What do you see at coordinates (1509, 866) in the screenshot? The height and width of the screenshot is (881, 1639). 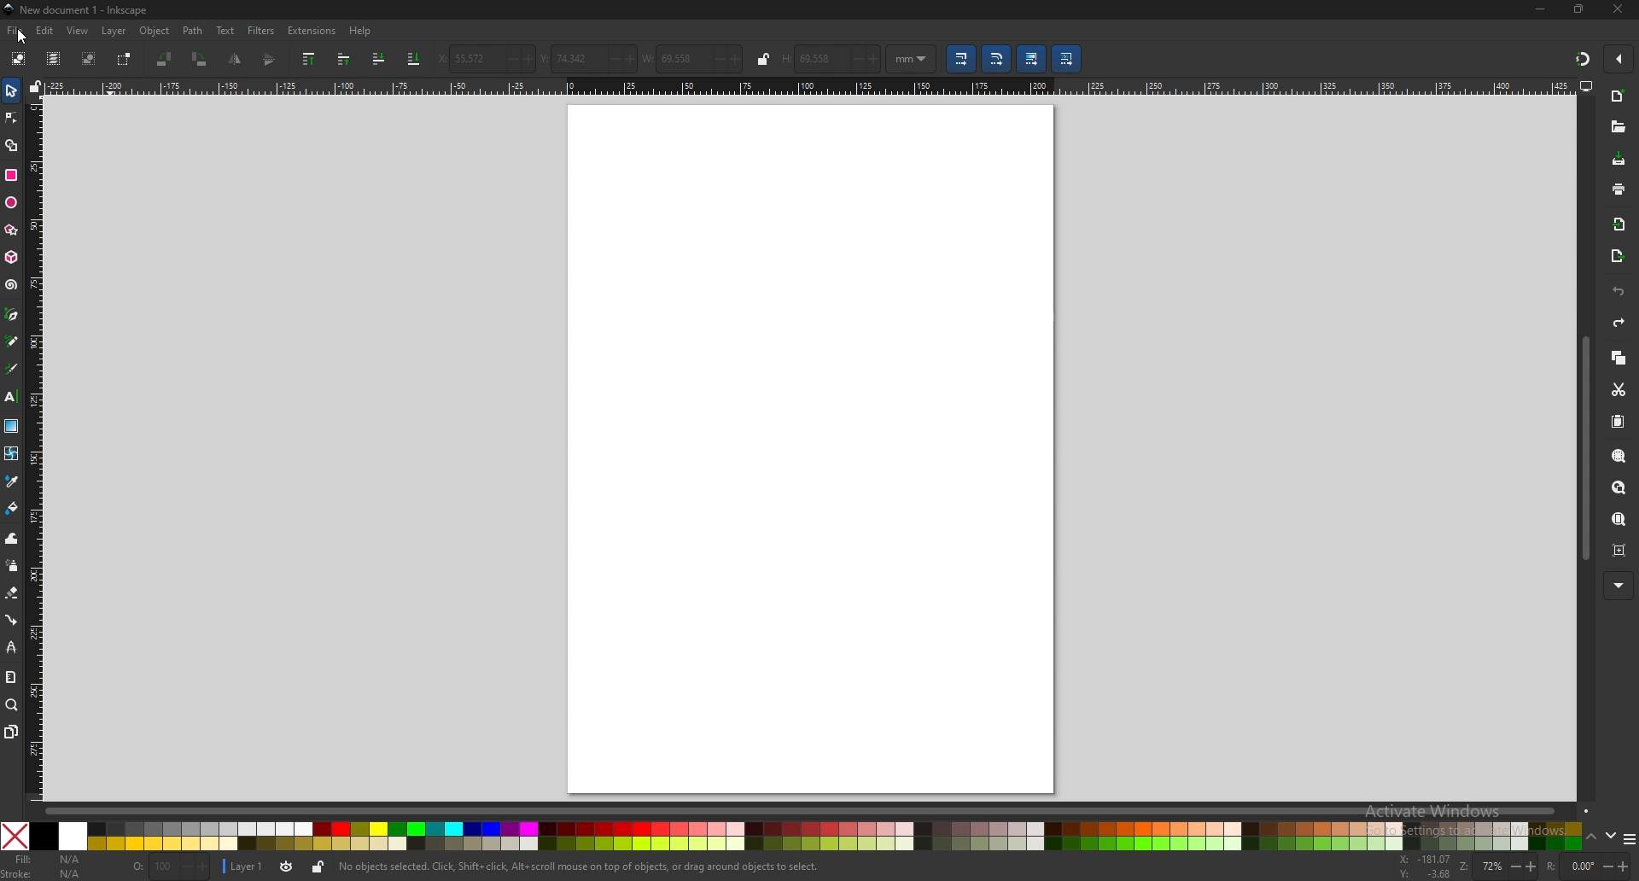 I see `-` at bounding box center [1509, 866].